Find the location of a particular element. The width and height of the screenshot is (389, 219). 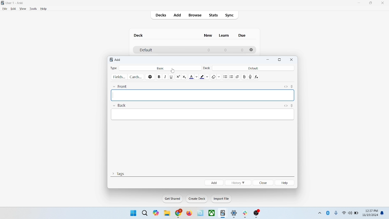

icon is located at coordinates (246, 214).